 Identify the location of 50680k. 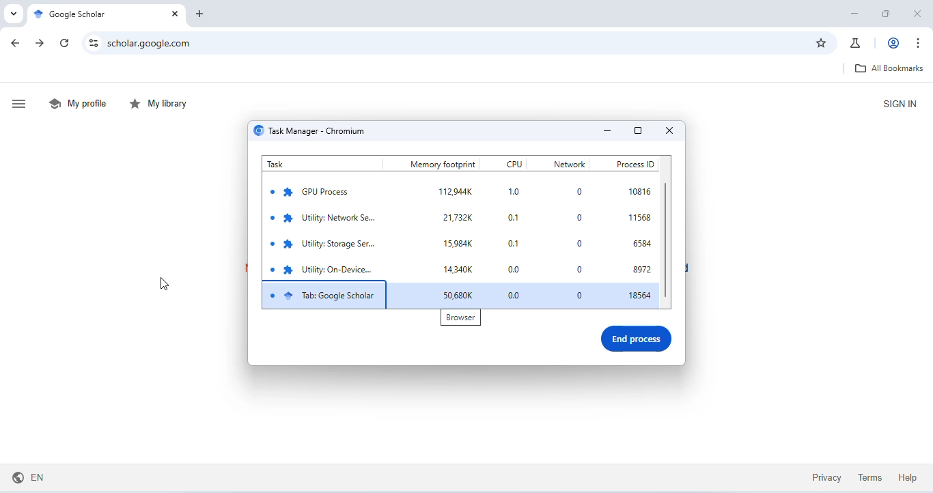
(462, 296).